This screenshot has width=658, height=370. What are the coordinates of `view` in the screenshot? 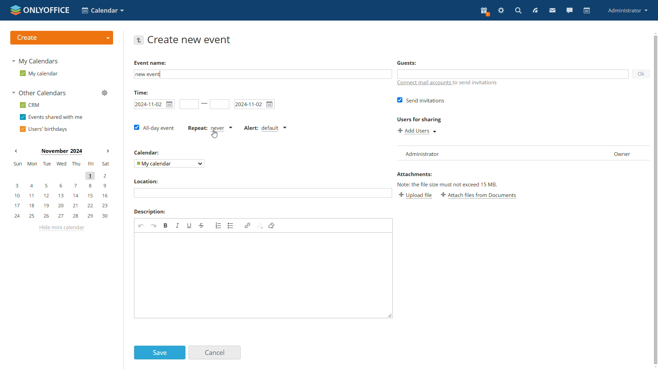 It's located at (535, 10).